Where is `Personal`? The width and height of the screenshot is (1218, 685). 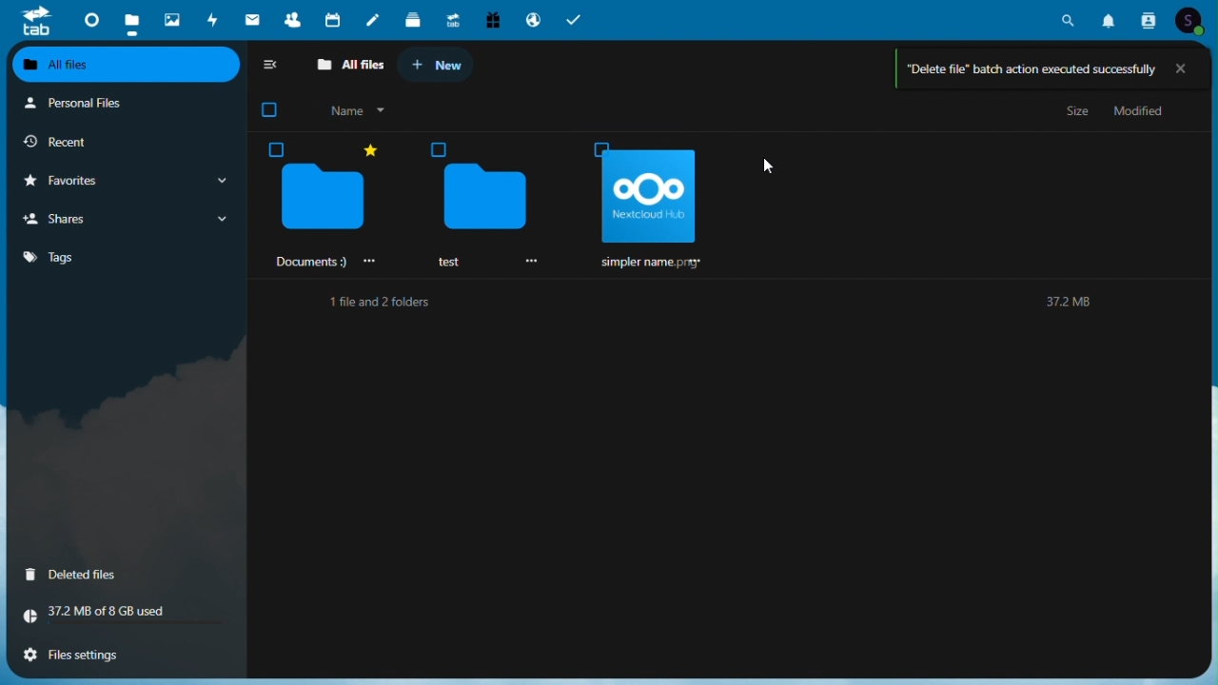
Personal is located at coordinates (121, 107).